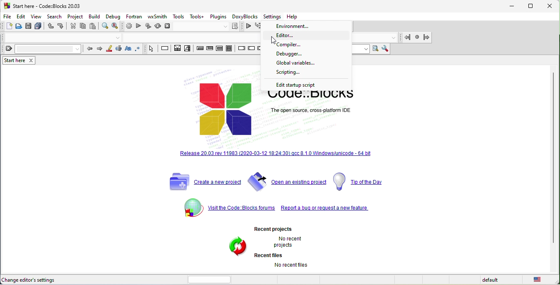 The image size is (560, 285). What do you see at coordinates (188, 49) in the screenshot?
I see `selection` at bounding box center [188, 49].